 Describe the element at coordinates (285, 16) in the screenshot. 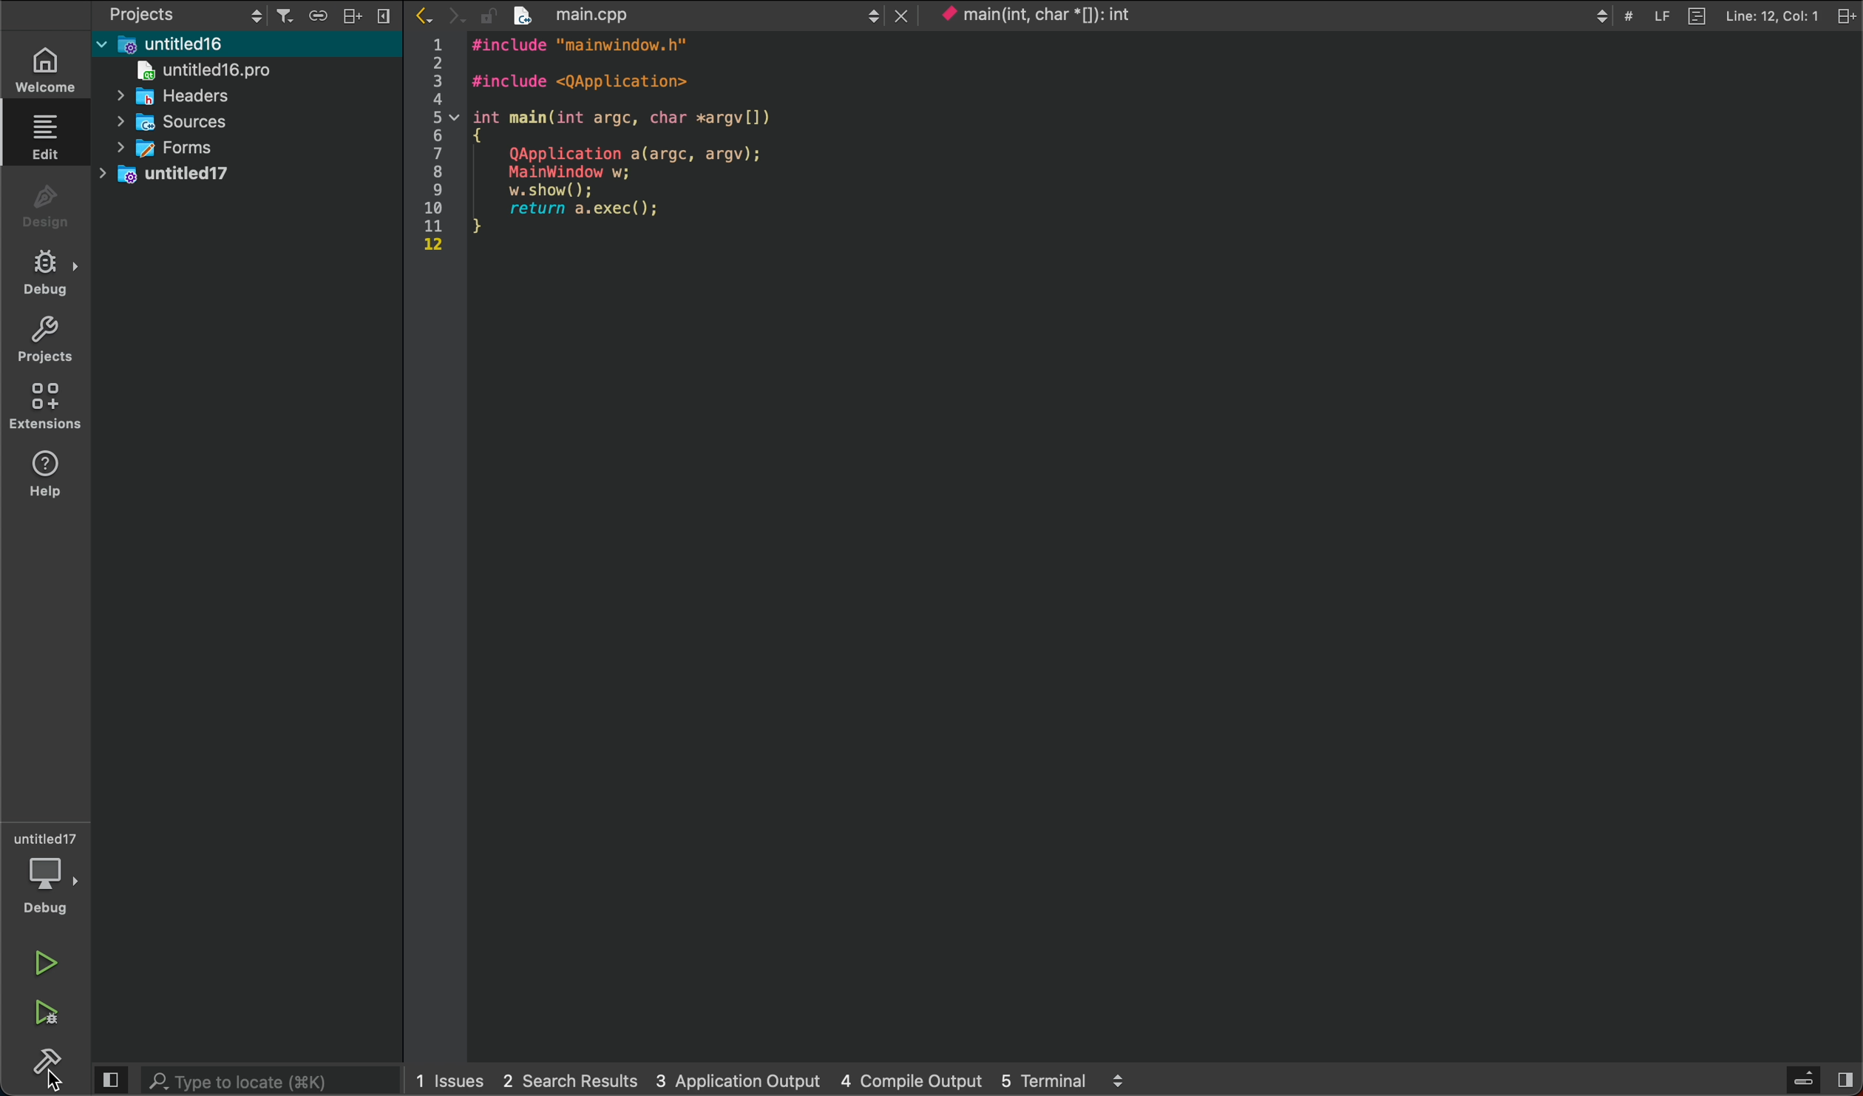

I see `filter` at that location.